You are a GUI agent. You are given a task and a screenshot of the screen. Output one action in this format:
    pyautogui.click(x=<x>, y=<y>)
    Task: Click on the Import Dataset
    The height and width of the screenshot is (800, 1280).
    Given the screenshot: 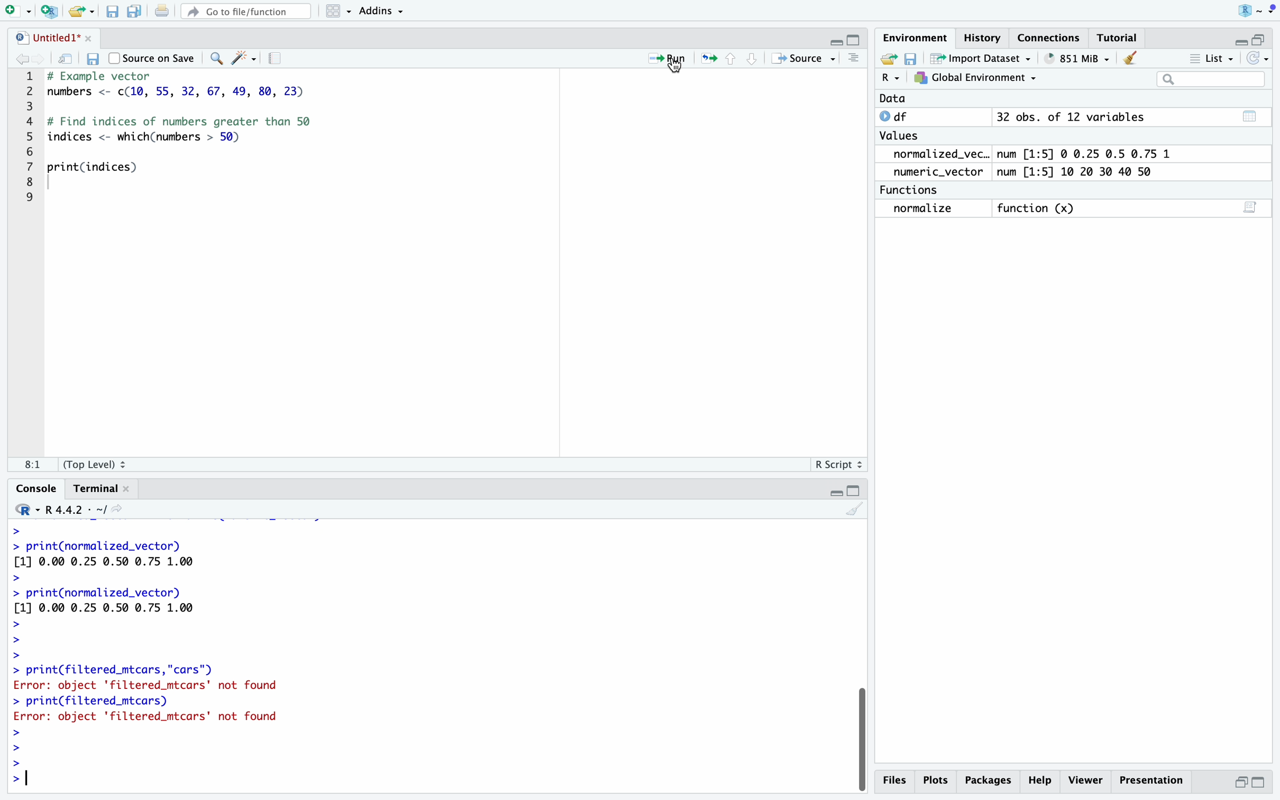 What is the action you would take?
    pyautogui.click(x=978, y=59)
    